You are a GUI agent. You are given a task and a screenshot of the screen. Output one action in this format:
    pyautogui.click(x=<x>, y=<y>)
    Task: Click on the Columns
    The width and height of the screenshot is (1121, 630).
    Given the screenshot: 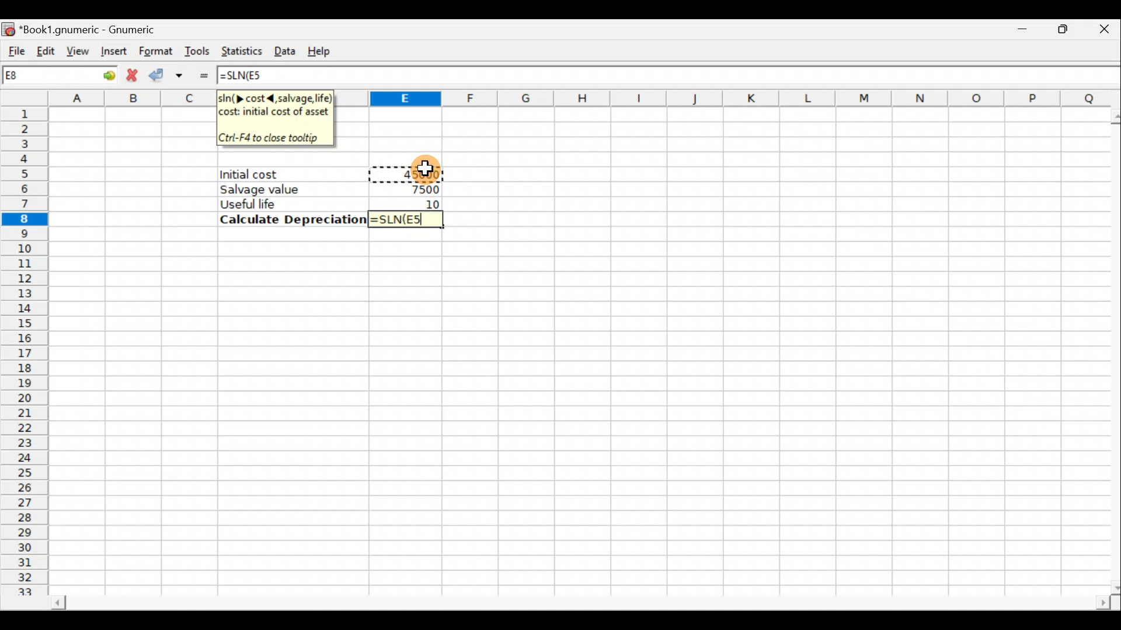 What is the action you would take?
    pyautogui.click(x=731, y=97)
    